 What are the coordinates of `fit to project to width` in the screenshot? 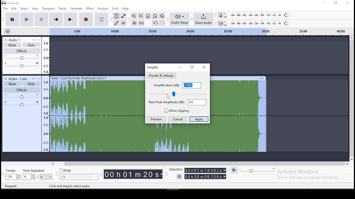 It's located at (155, 16).